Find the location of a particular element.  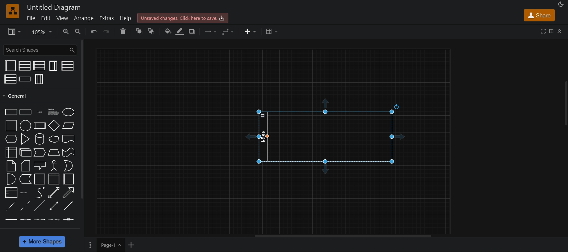

insert  is located at coordinates (251, 32).